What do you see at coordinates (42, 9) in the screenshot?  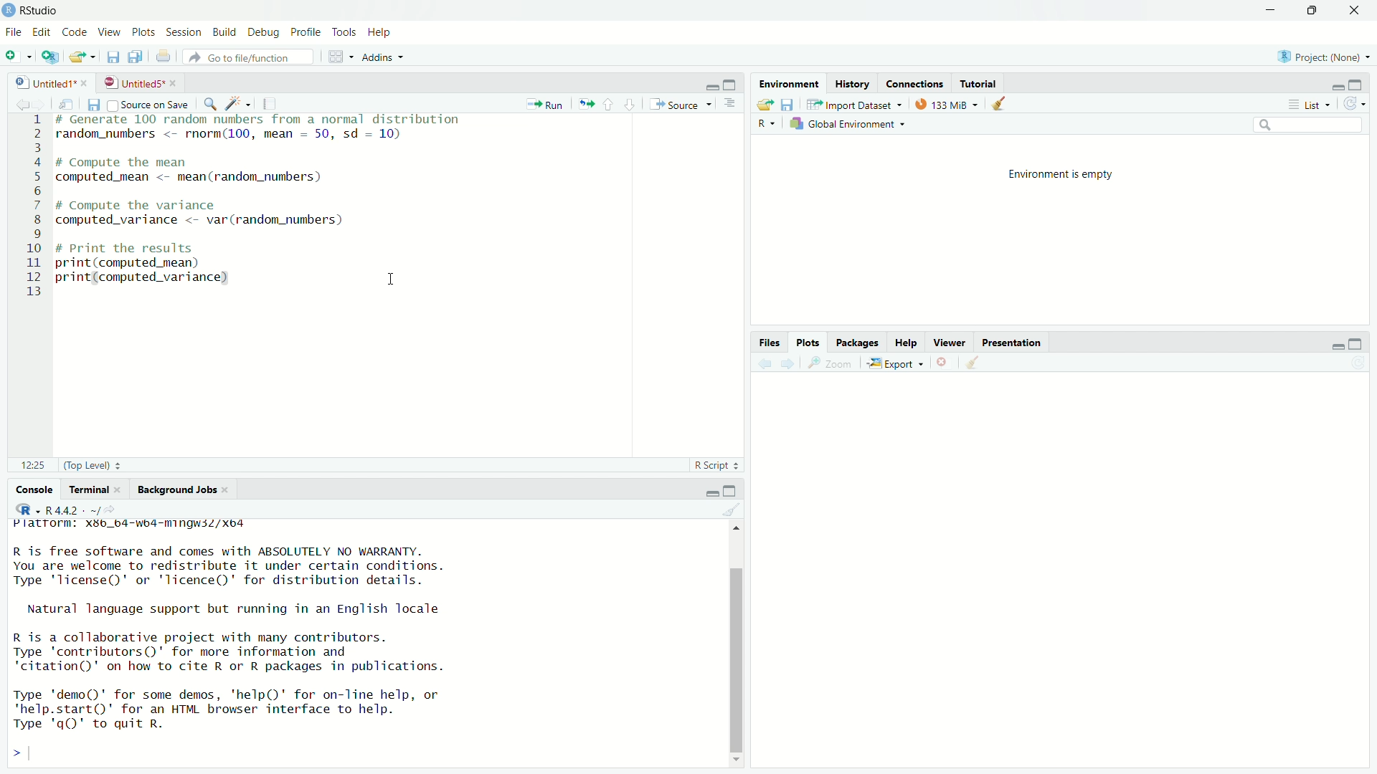 I see `RStudio` at bounding box center [42, 9].